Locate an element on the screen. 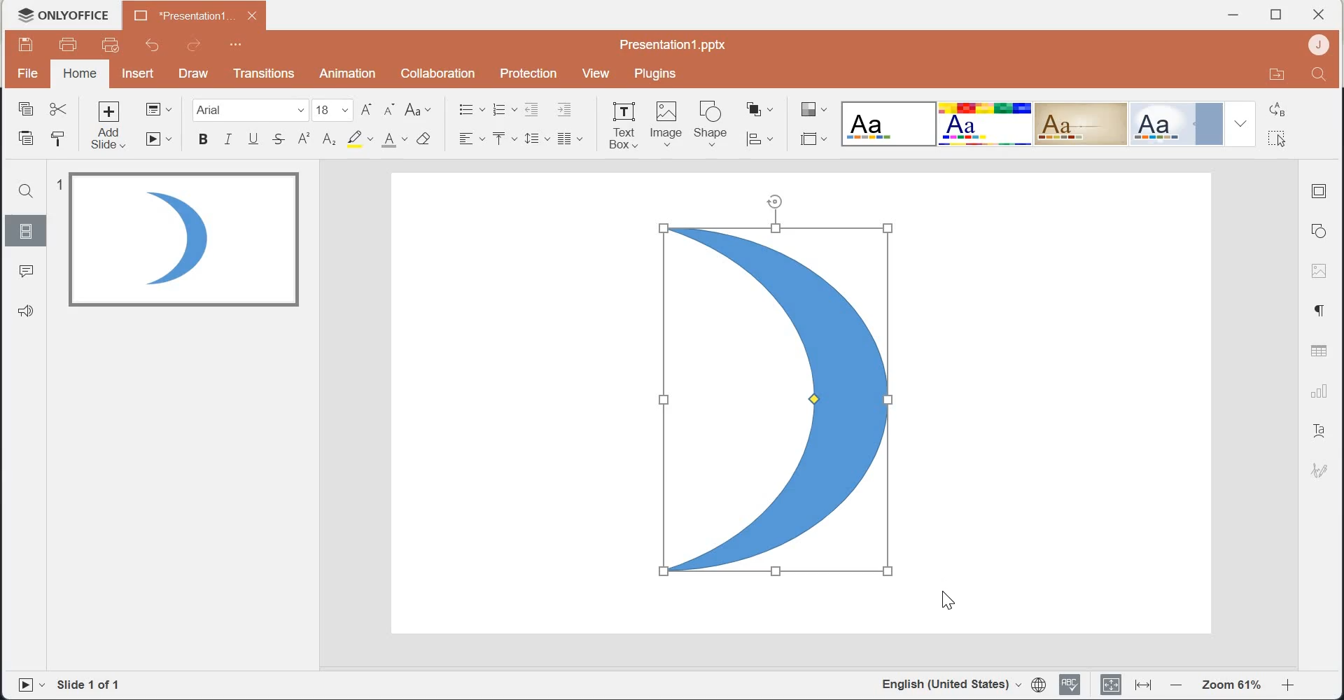  Zoom out is located at coordinates (1175, 686).